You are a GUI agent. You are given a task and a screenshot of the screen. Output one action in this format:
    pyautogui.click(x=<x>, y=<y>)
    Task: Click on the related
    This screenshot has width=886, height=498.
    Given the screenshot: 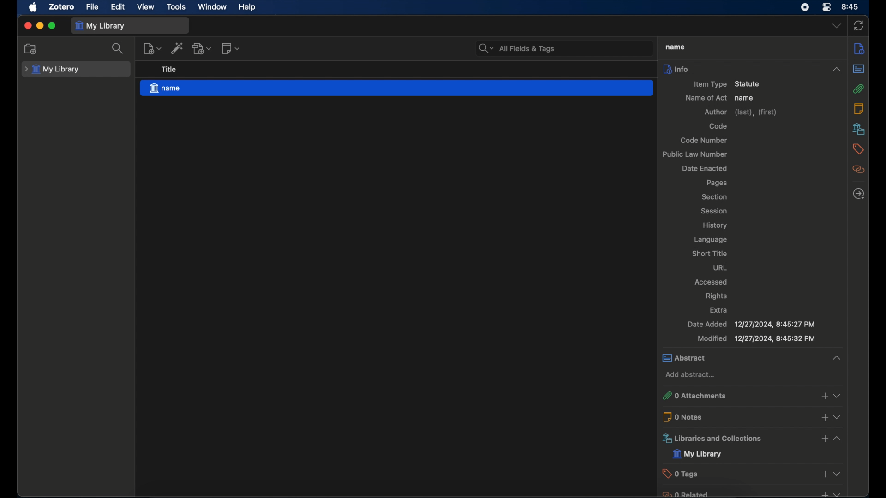 What is the action you would take?
    pyautogui.click(x=858, y=170)
    